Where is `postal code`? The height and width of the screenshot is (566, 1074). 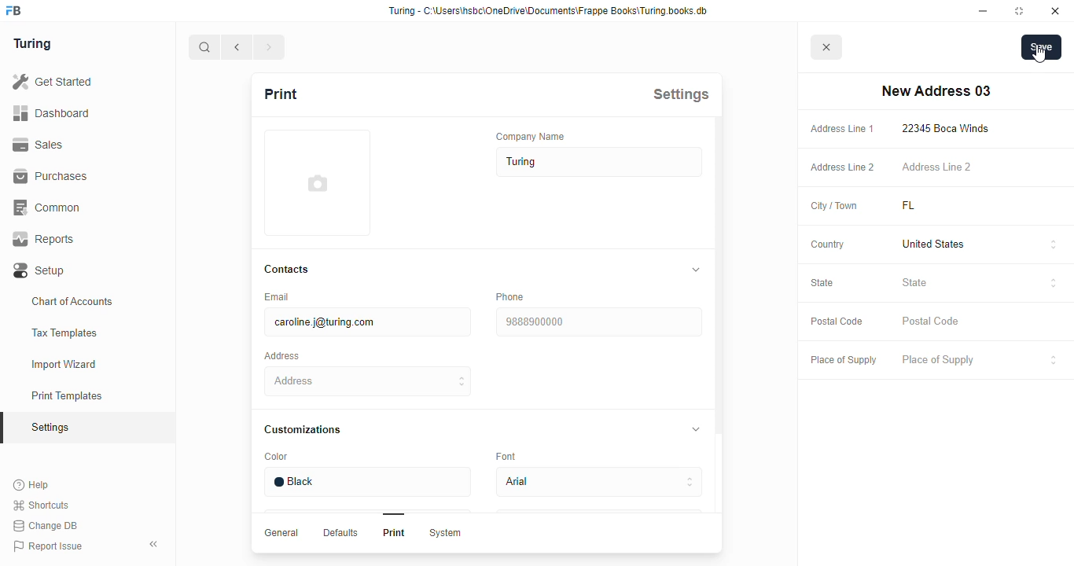 postal code is located at coordinates (932, 322).